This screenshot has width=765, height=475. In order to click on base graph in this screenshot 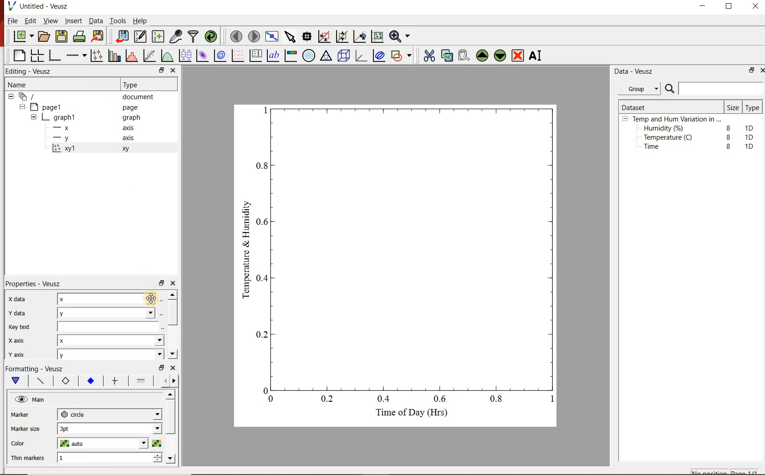, I will do `click(56, 54)`.